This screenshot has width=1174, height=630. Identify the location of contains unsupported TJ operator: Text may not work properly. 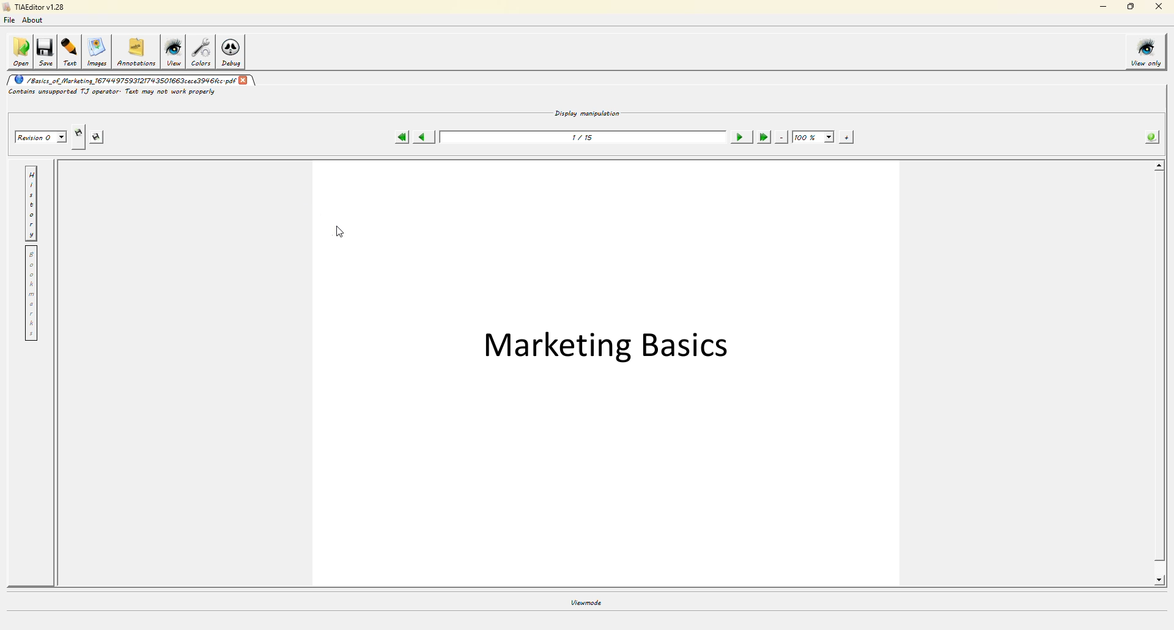
(120, 93).